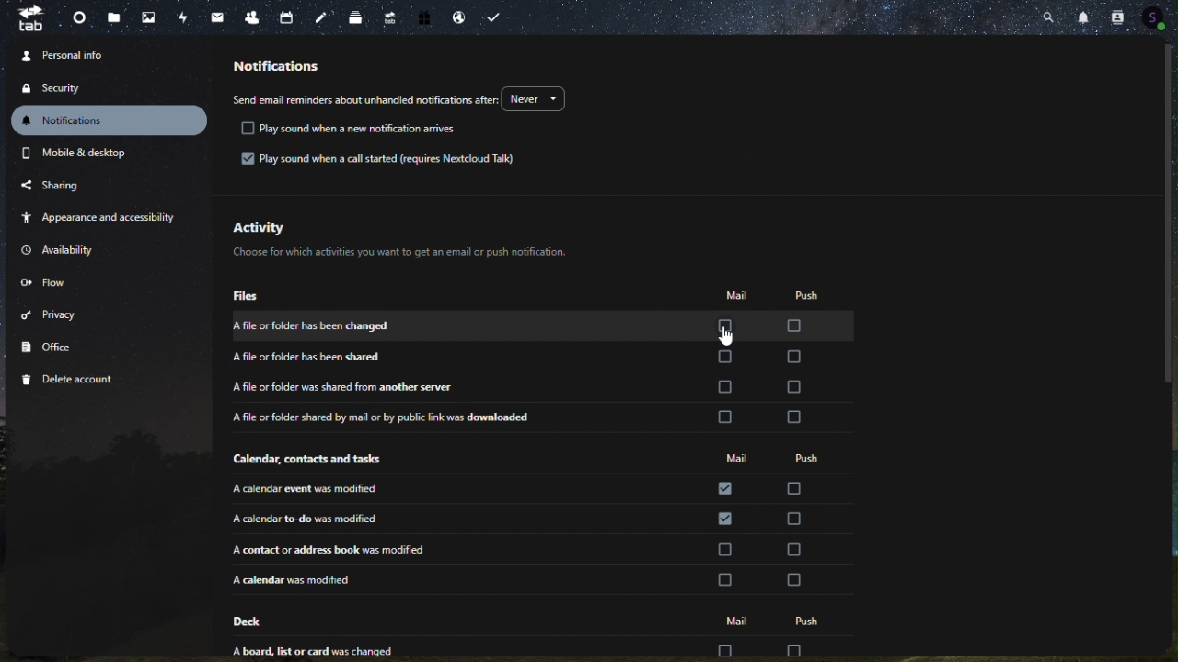 Image resolution: width=1178 pixels, height=662 pixels. Describe the element at coordinates (793, 386) in the screenshot. I see `check box` at that location.